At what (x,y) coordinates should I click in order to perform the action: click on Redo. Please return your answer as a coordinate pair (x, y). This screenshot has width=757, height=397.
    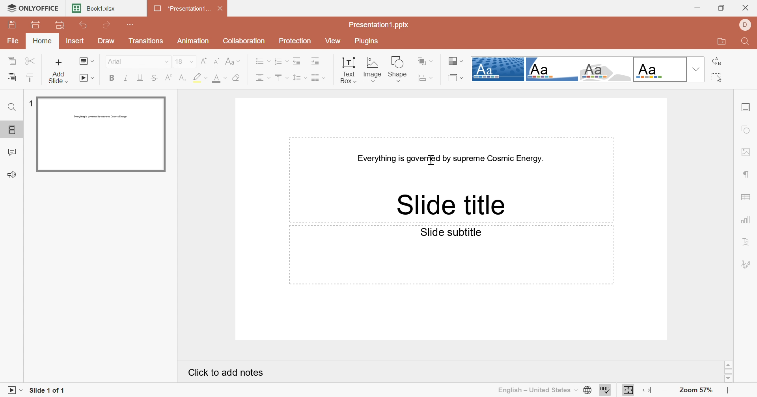
    Looking at the image, I should click on (106, 26).